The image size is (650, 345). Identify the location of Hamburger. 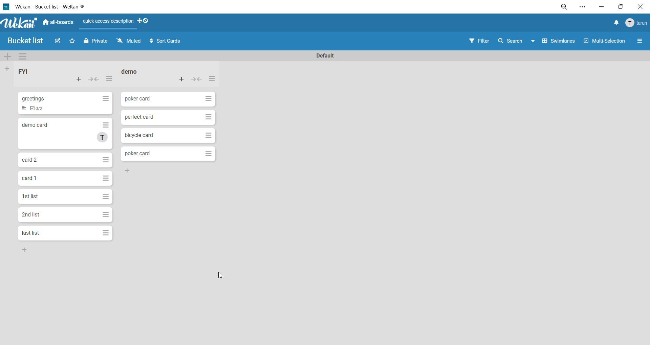
(106, 125).